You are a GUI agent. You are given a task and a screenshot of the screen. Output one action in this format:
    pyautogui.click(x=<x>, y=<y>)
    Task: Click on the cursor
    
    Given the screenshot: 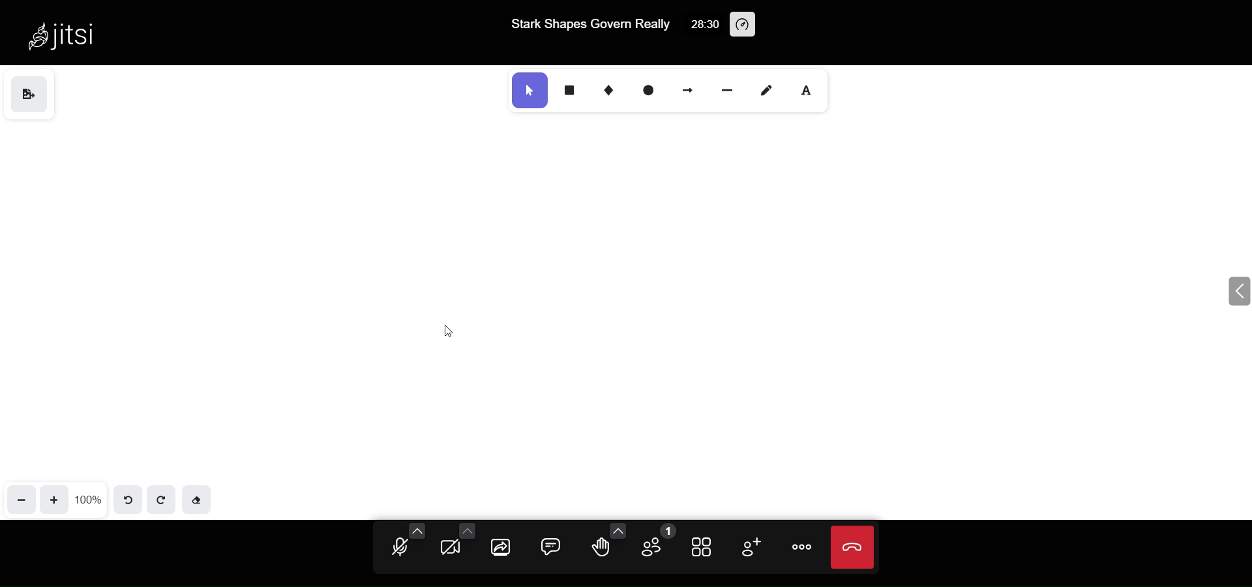 What is the action you would take?
    pyautogui.click(x=453, y=331)
    